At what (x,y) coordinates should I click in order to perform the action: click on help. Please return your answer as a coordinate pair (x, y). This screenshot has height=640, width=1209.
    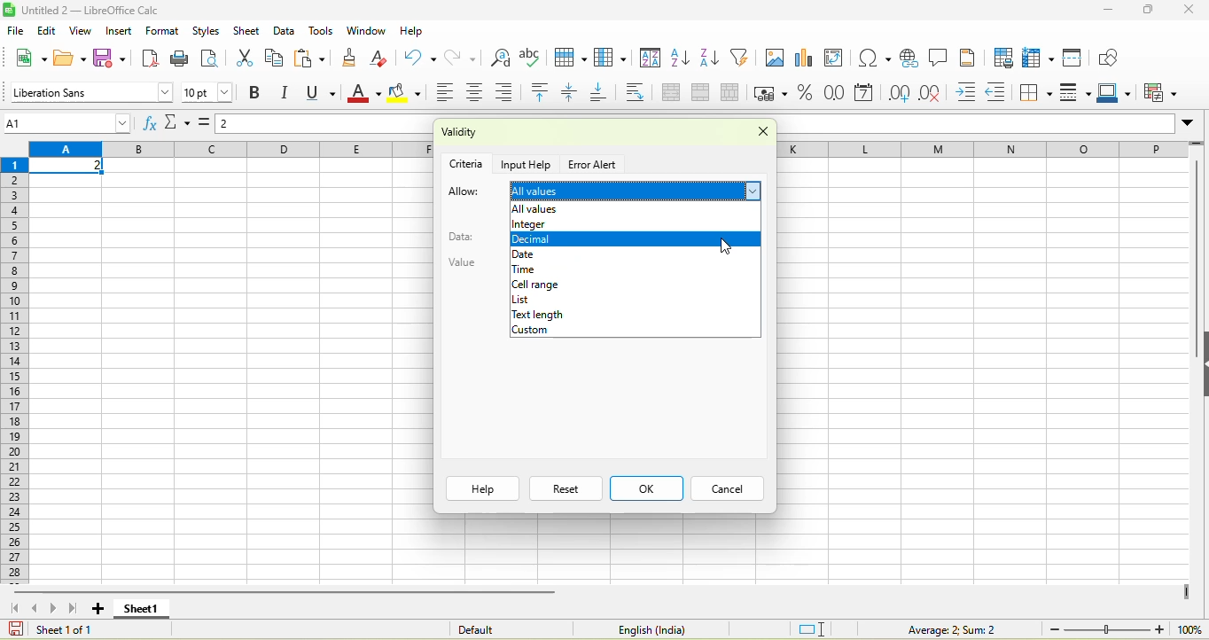
    Looking at the image, I should click on (411, 30).